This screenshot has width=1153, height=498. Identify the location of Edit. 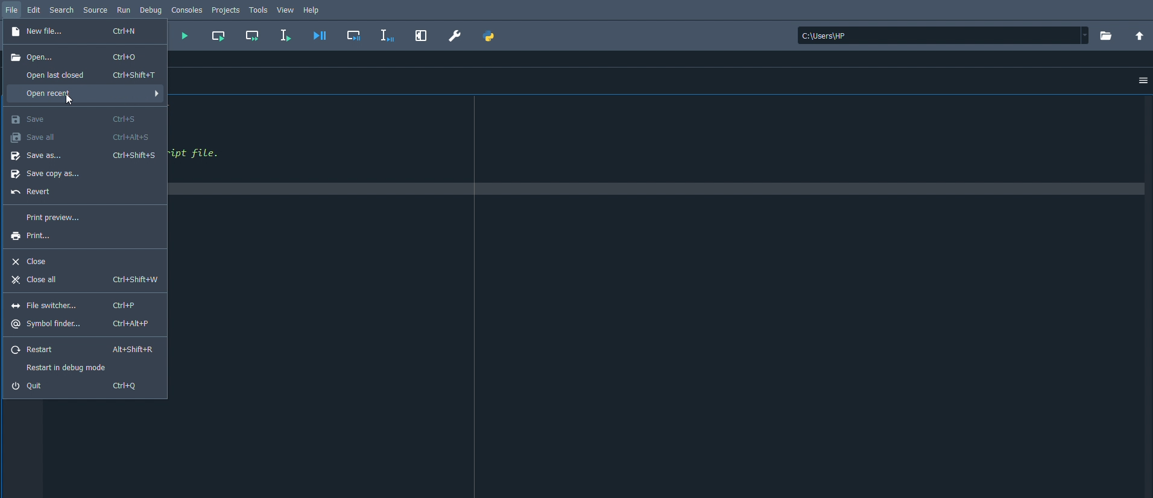
(34, 9).